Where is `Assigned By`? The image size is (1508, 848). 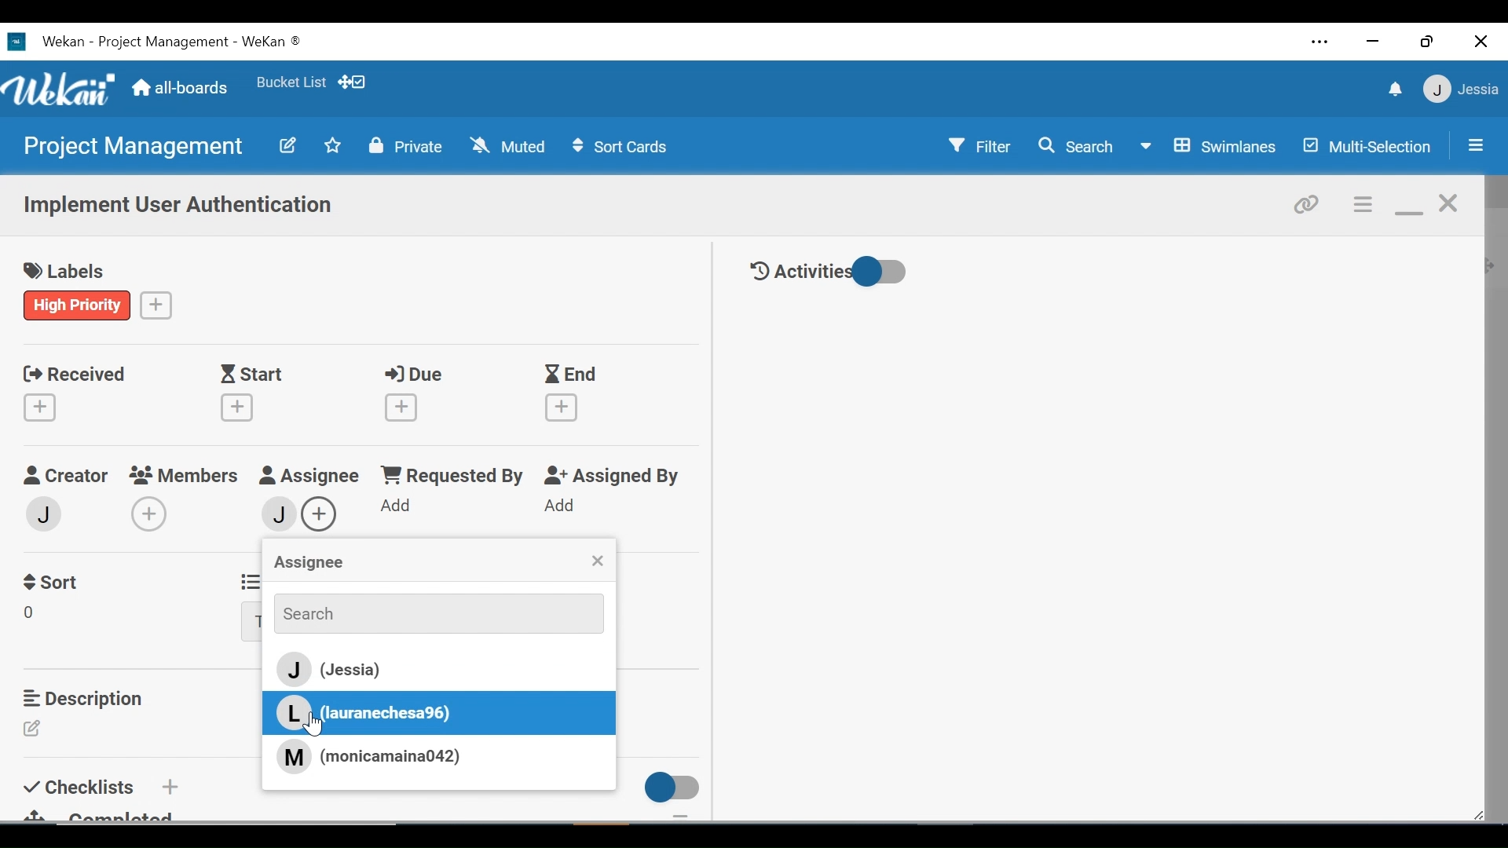
Assigned By is located at coordinates (616, 477).